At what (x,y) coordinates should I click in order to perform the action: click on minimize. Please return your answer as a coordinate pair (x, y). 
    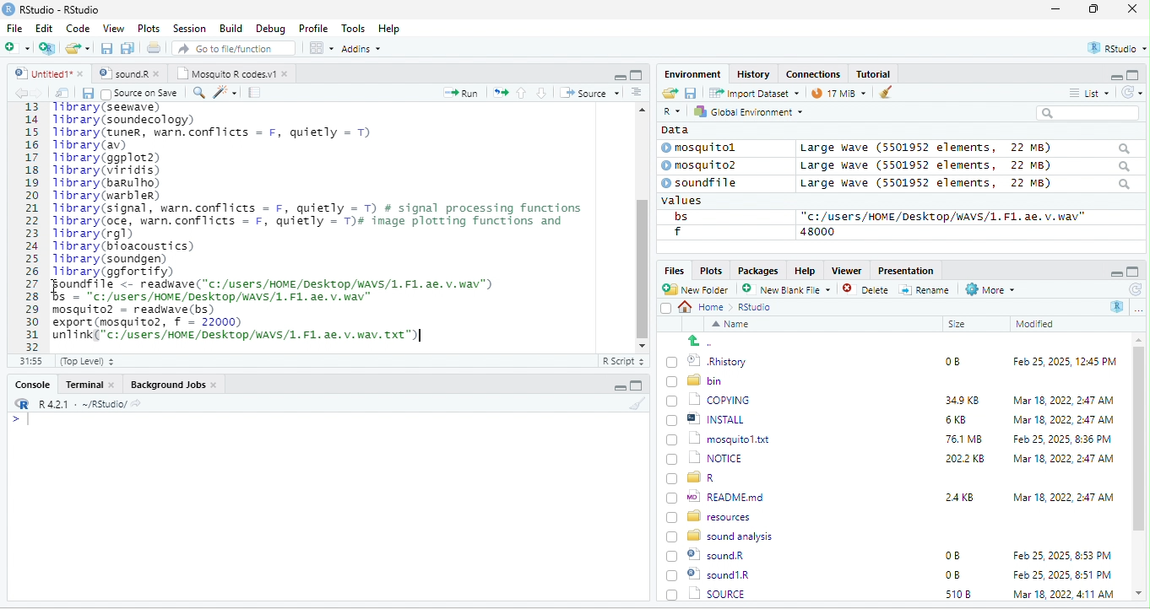
    Looking at the image, I should click on (619, 76).